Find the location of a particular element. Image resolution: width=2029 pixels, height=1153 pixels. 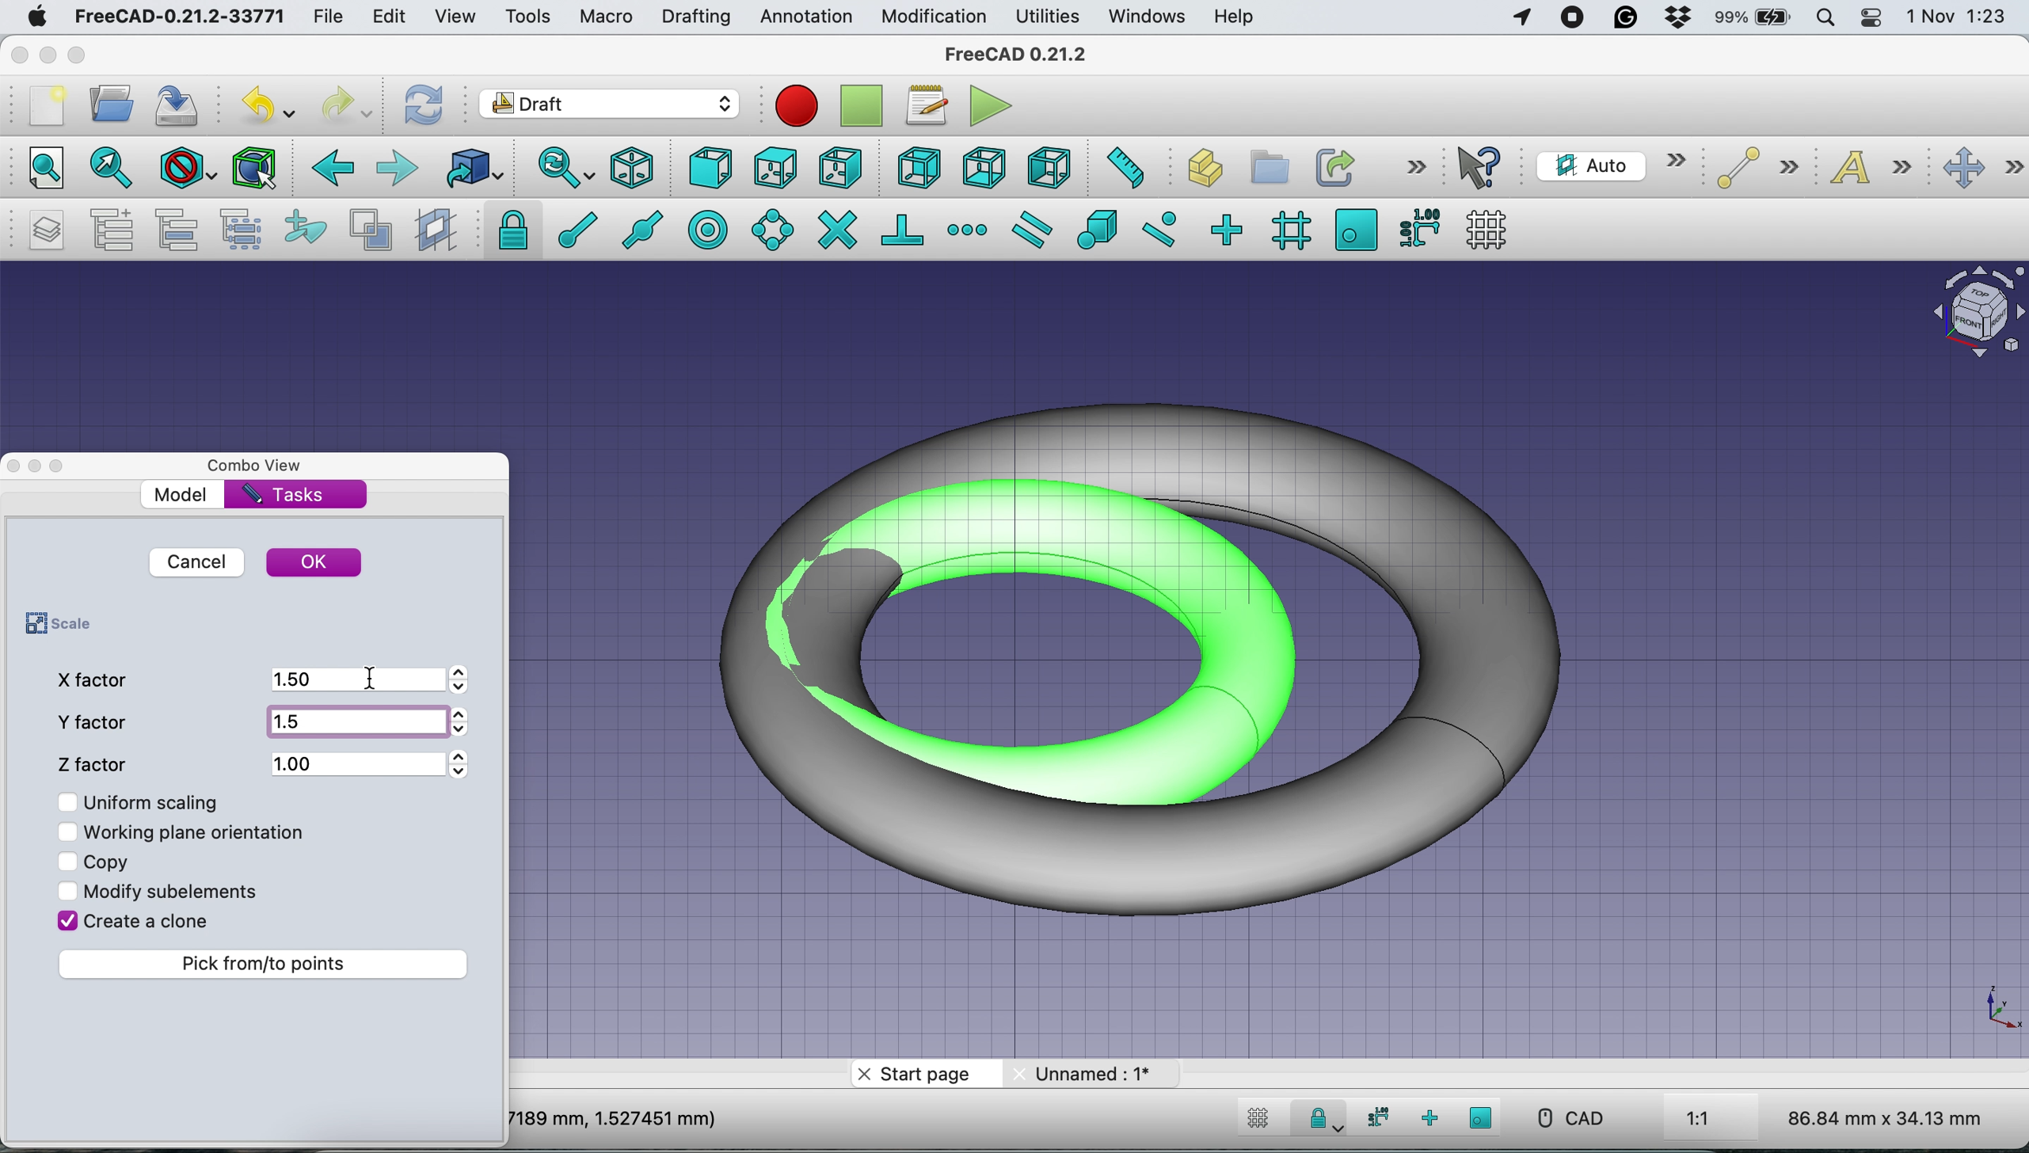

Checkbox is located at coordinates (68, 861).